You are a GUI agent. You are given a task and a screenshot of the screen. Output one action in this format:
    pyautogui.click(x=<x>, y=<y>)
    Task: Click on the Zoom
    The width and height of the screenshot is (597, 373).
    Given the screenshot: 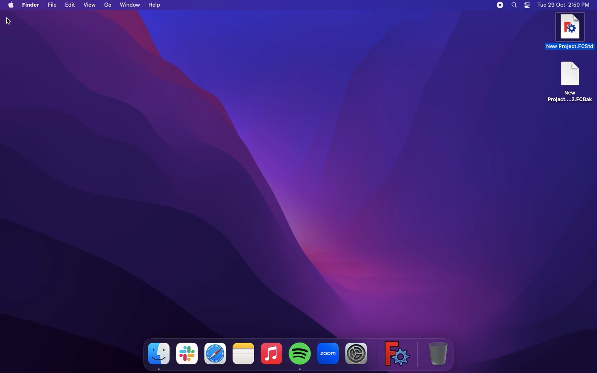 What is the action you would take?
    pyautogui.click(x=328, y=352)
    